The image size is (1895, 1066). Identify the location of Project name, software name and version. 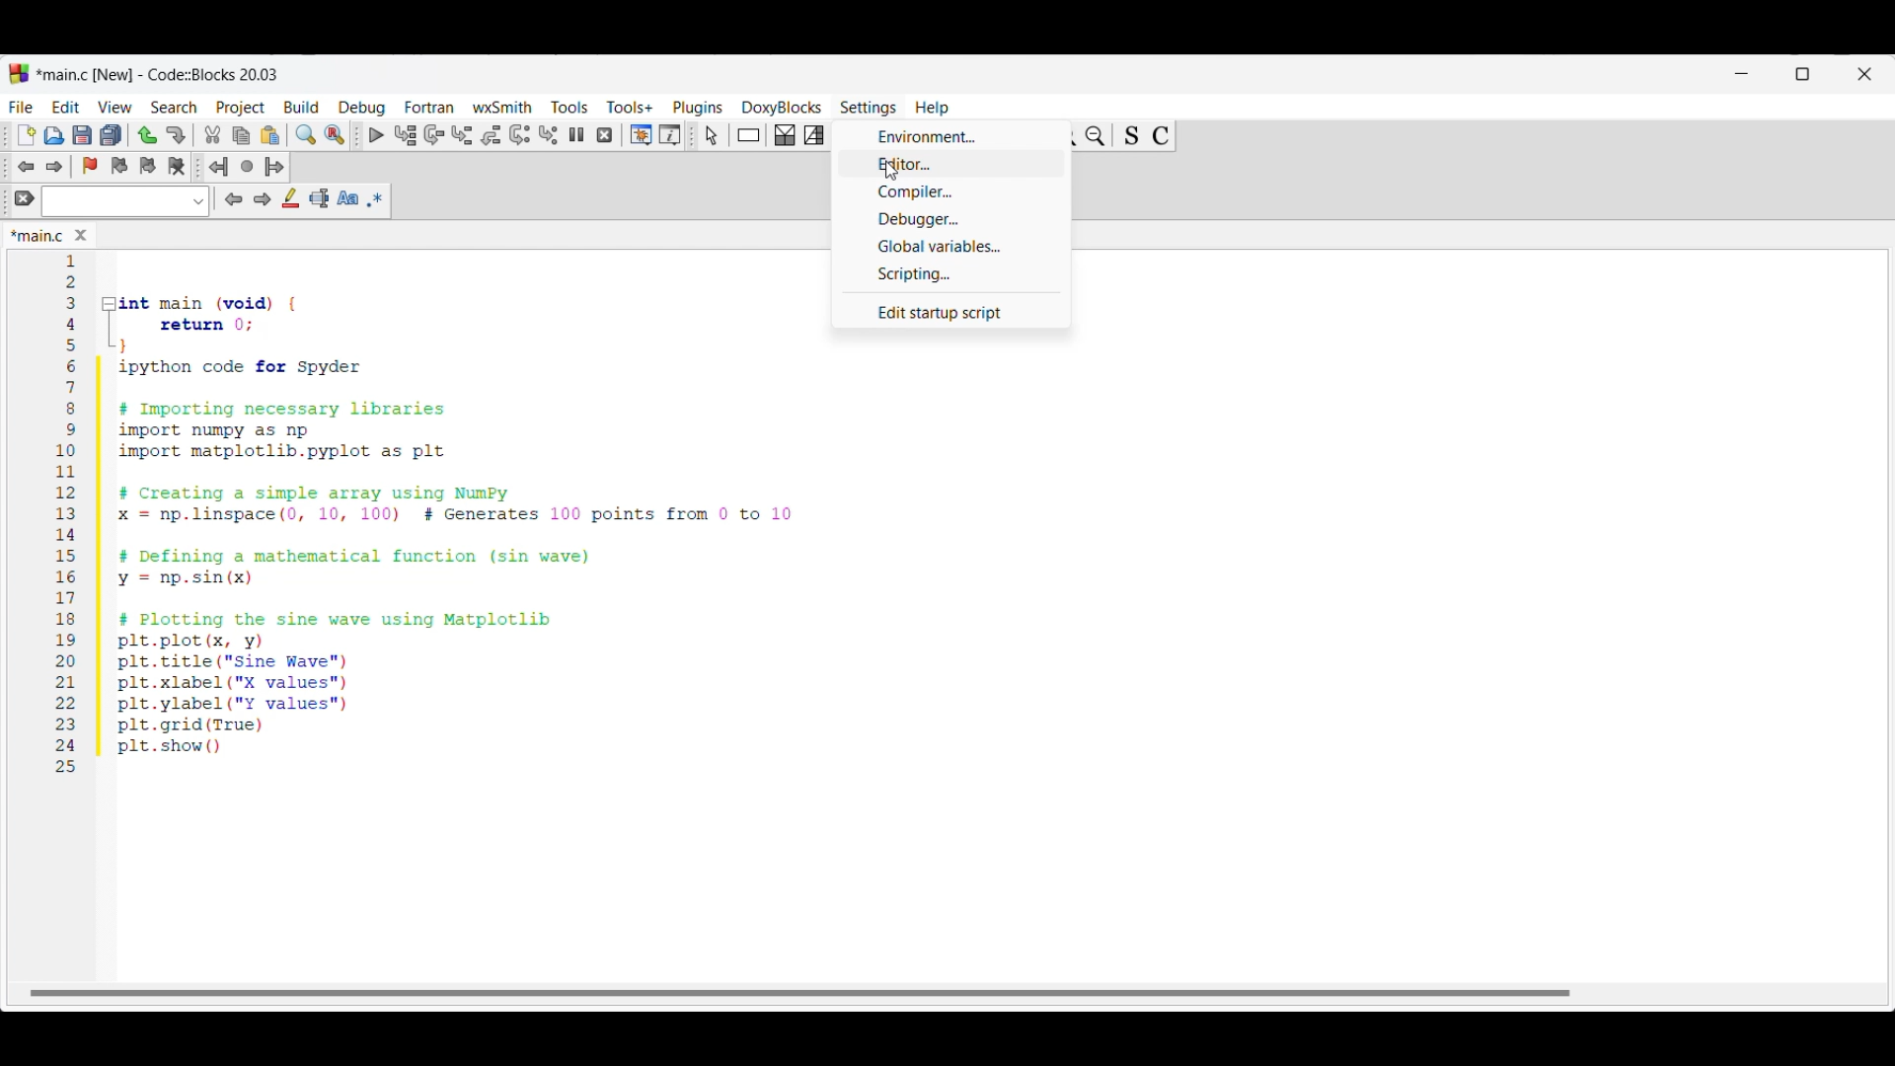
(161, 74).